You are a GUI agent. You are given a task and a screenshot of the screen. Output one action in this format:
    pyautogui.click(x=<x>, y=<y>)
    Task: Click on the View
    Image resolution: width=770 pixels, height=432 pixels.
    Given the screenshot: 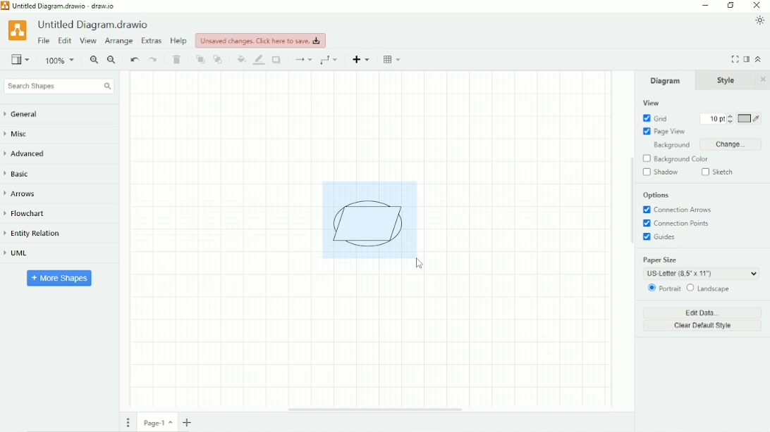 What is the action you would take?
    pyautogui.click(x=651, y=103)
    